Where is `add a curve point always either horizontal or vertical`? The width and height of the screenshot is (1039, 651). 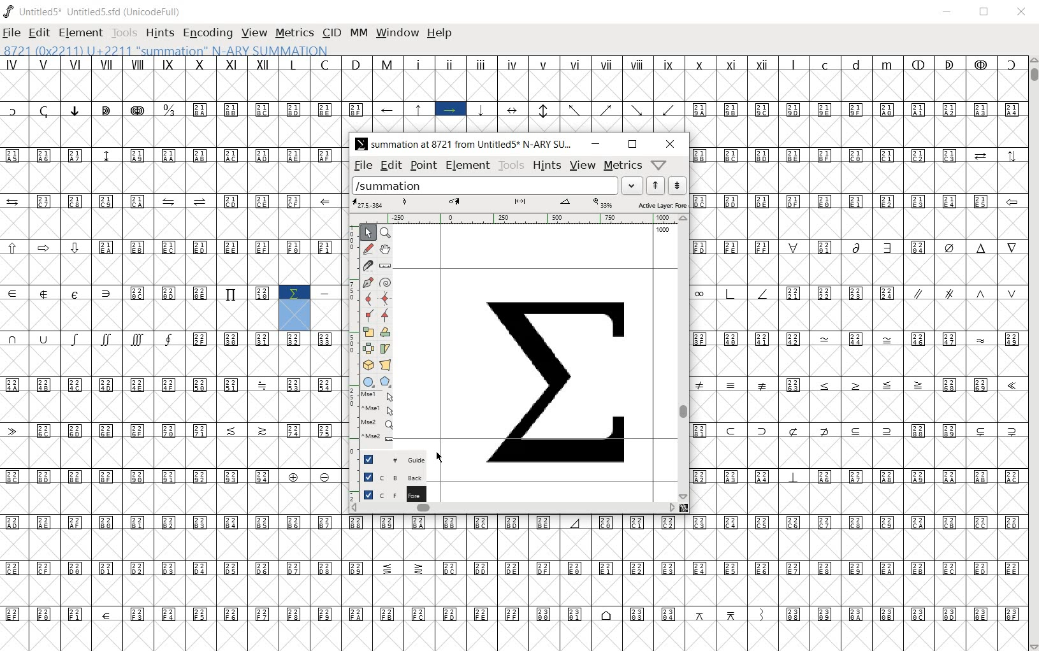 add a curve point always either horizontal or vertical is located at coordinates (385, 299).